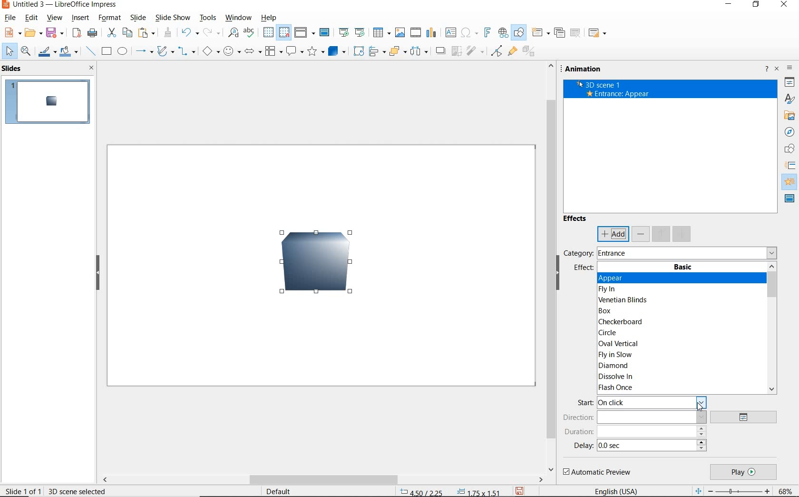  What do you see at coordinates (57, 32) in the screenshot?
I see `save` at bounding box center [57, 32].